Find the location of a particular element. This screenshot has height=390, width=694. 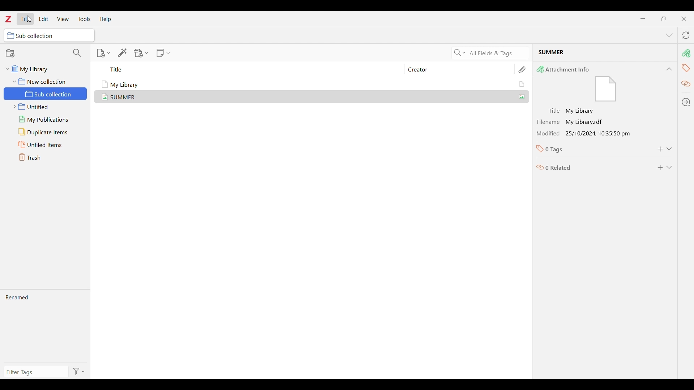

New note  is located at coordinates (163, 53).